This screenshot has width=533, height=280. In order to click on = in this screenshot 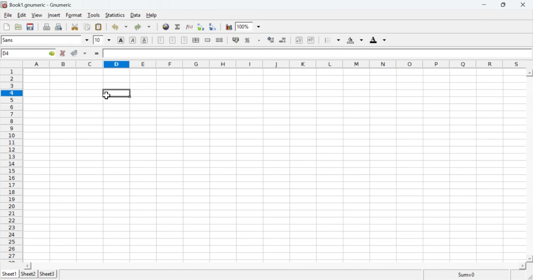, I will do `click(96, 54)`.